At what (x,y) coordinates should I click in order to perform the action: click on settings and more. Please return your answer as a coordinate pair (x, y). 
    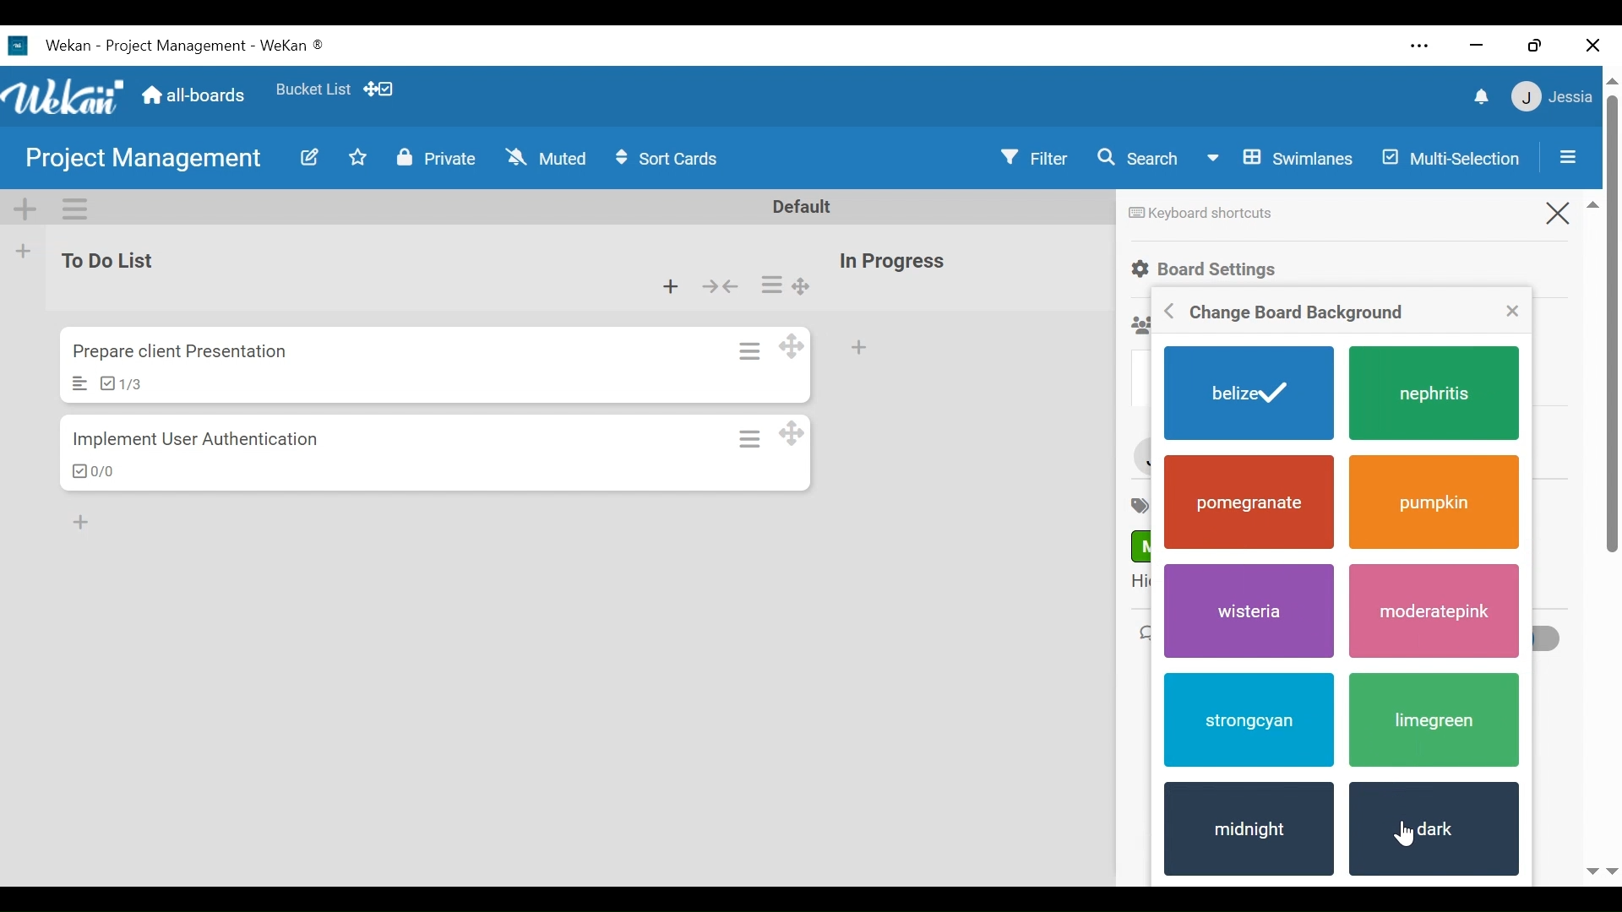
    Looking at the image, I should click on (1420, 47).